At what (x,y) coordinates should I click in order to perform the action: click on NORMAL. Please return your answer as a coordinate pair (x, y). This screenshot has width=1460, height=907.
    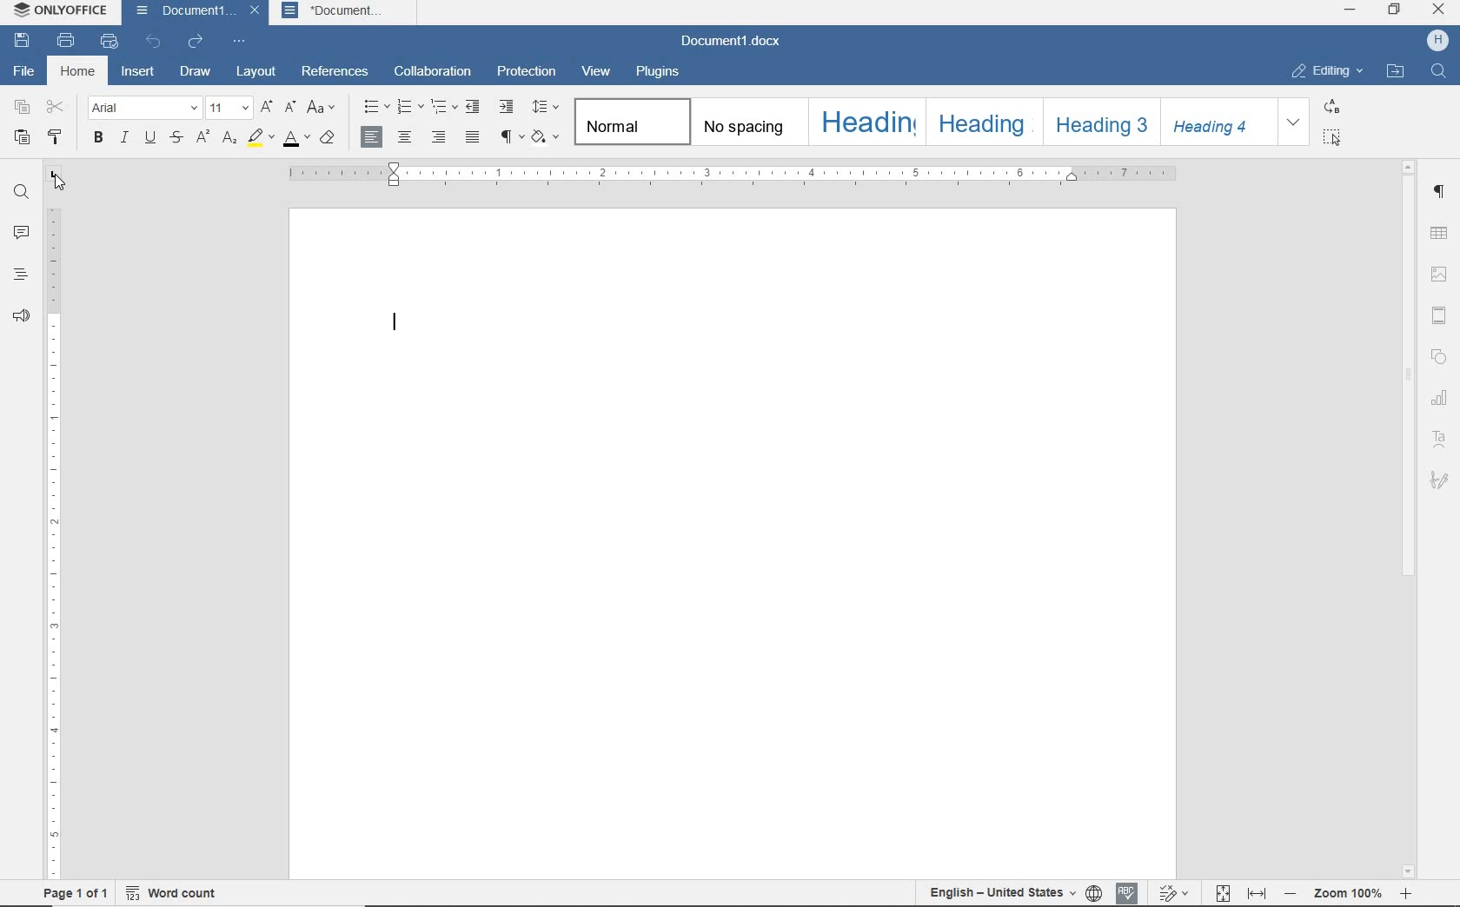
    Looking at the image, I should click on (628, 122).